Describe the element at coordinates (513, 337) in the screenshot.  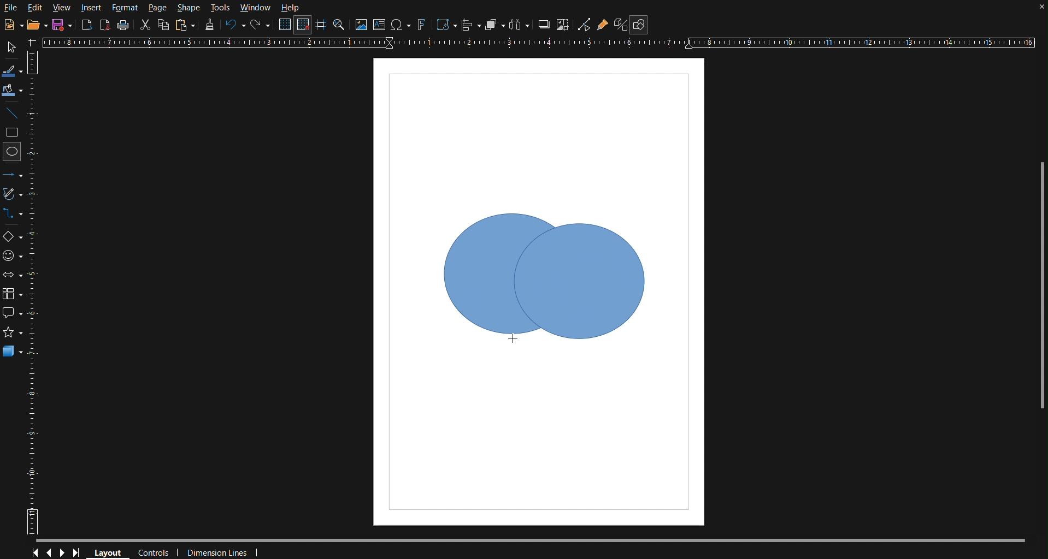
I see `Cursor` at that location.